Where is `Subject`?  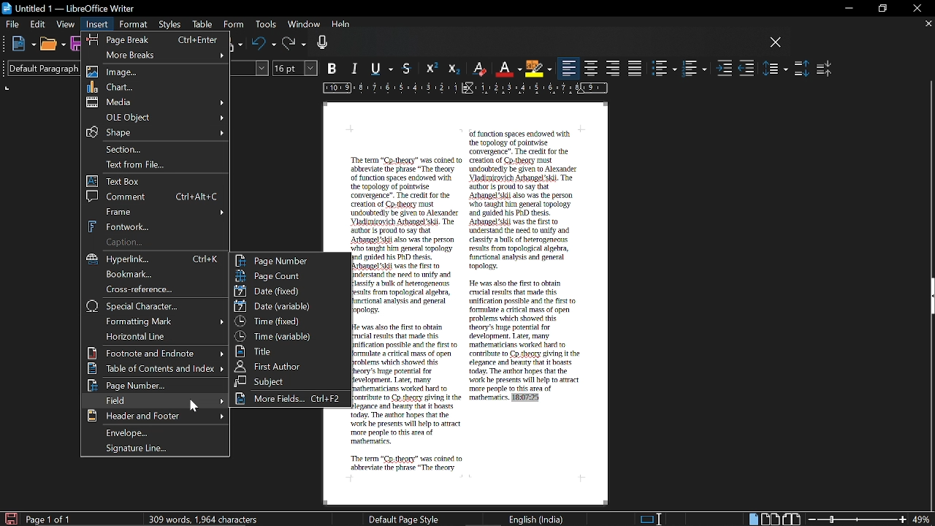 Subject is located at coordinates (289, 381).